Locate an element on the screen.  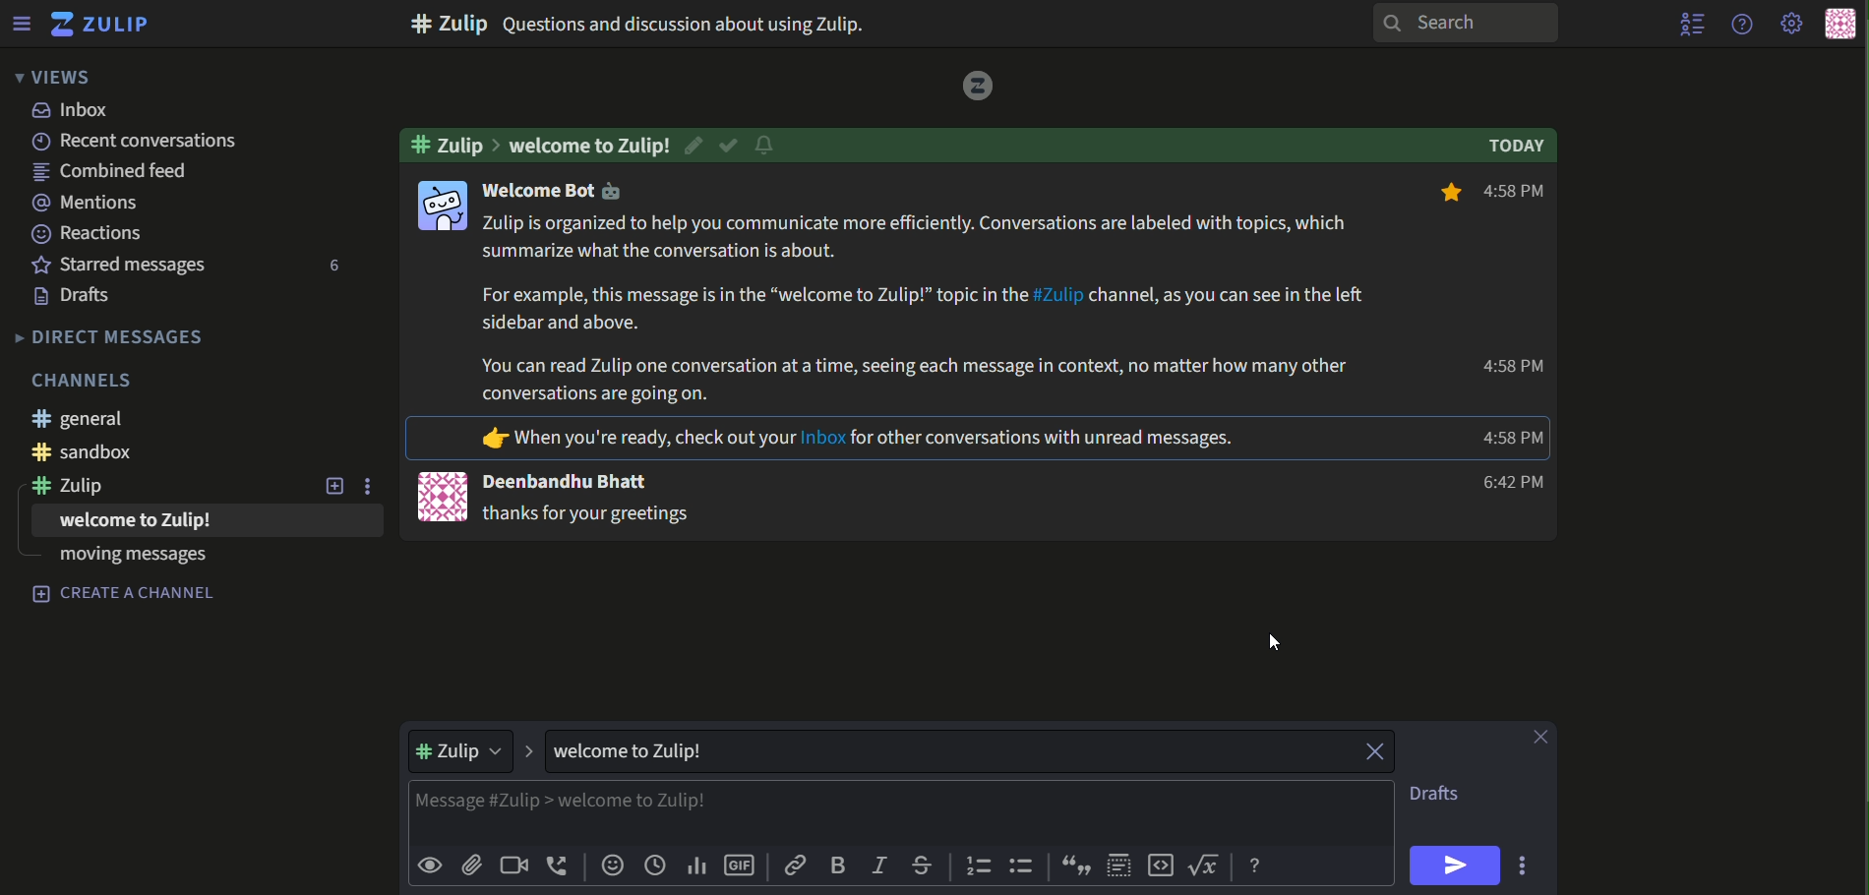
help menu is located at coordinates (1740, 23).